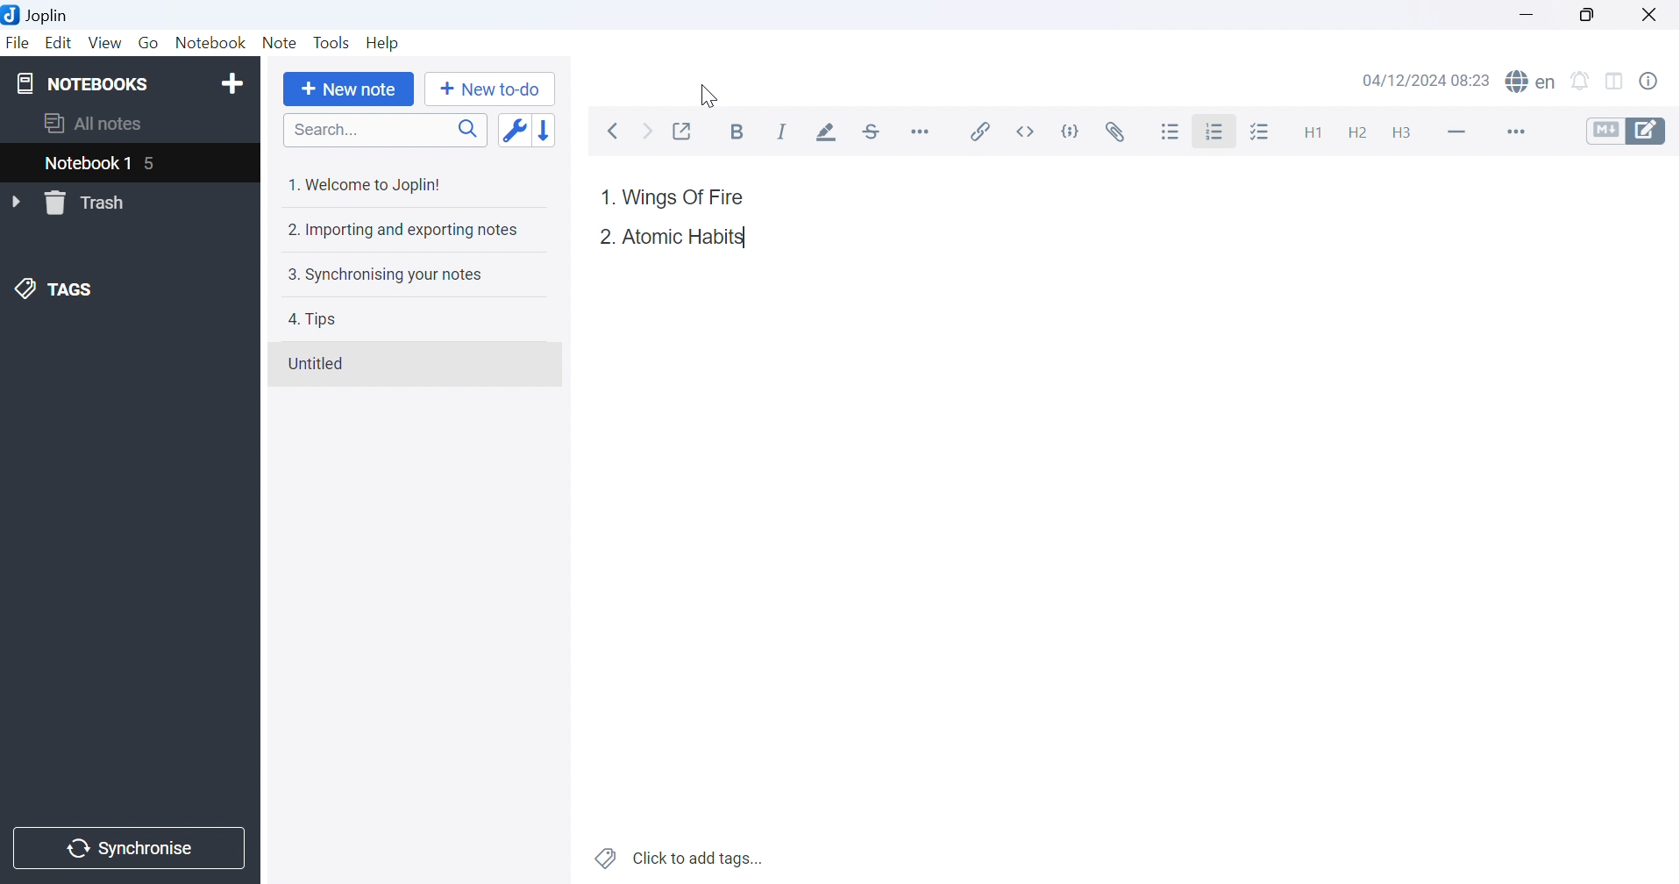 This screenshot has width=1680, height=884. Describe the element at coordinates (39, 14) in the screenshot. I see `Joplin` at that location.